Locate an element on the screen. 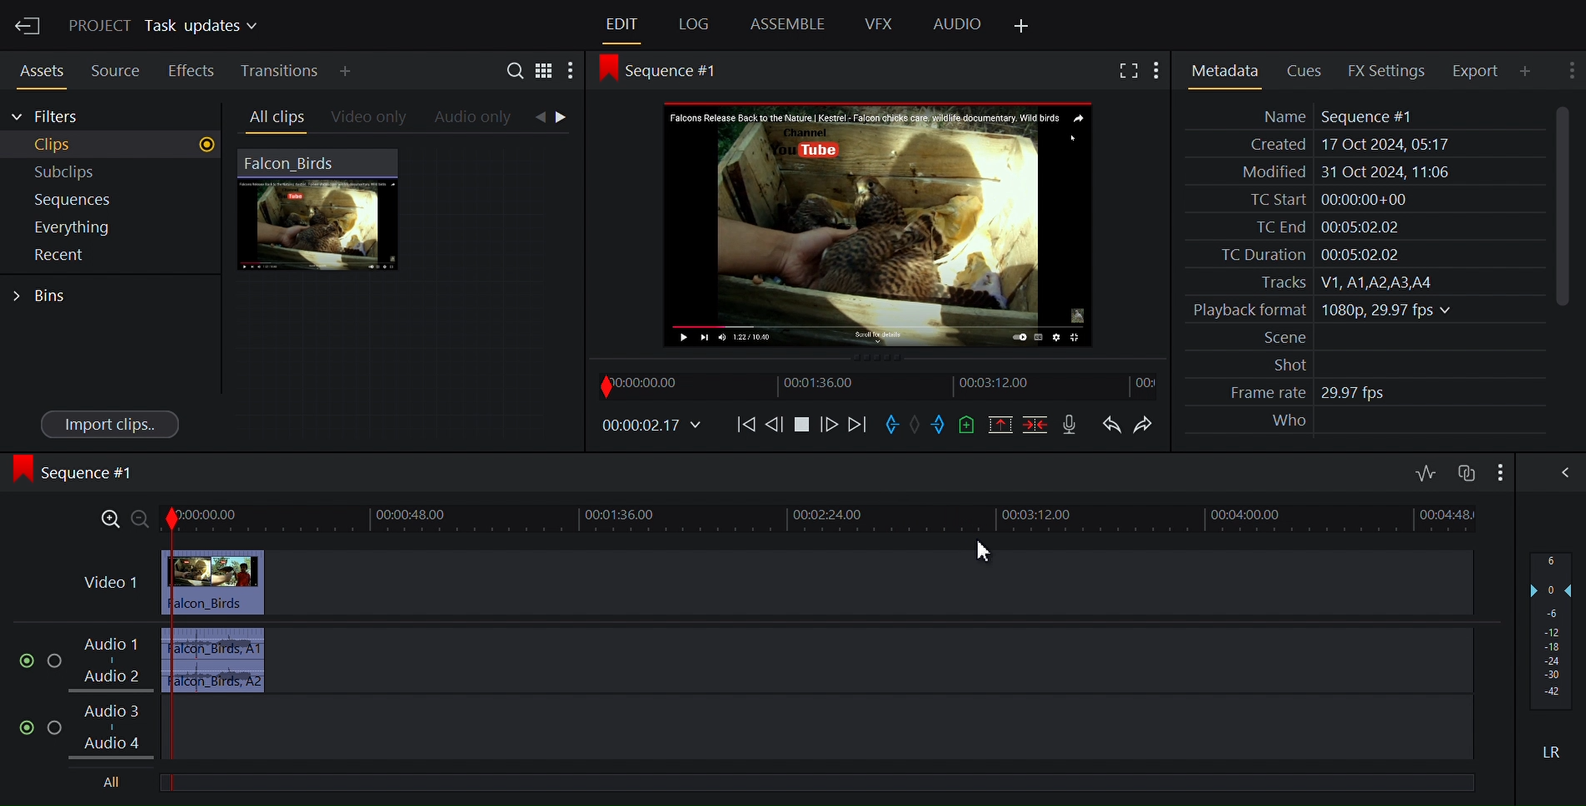  Nudge one frame forward is located at coordinates (831, 425).